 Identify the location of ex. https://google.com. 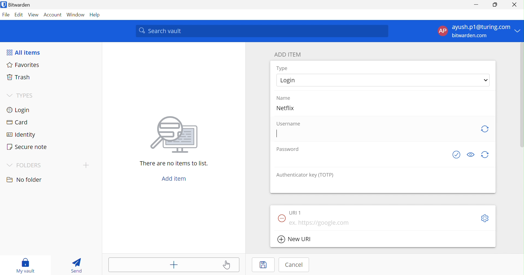
(320, 223).